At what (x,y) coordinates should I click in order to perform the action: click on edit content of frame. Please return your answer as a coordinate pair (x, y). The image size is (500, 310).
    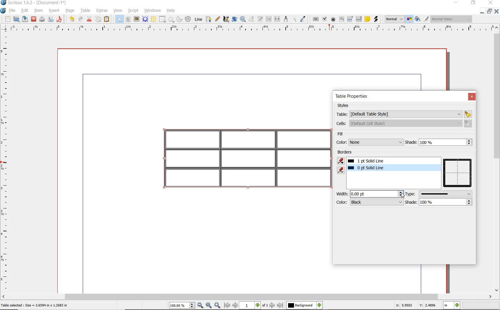
    Looking at the image, I should click on (251, 19).